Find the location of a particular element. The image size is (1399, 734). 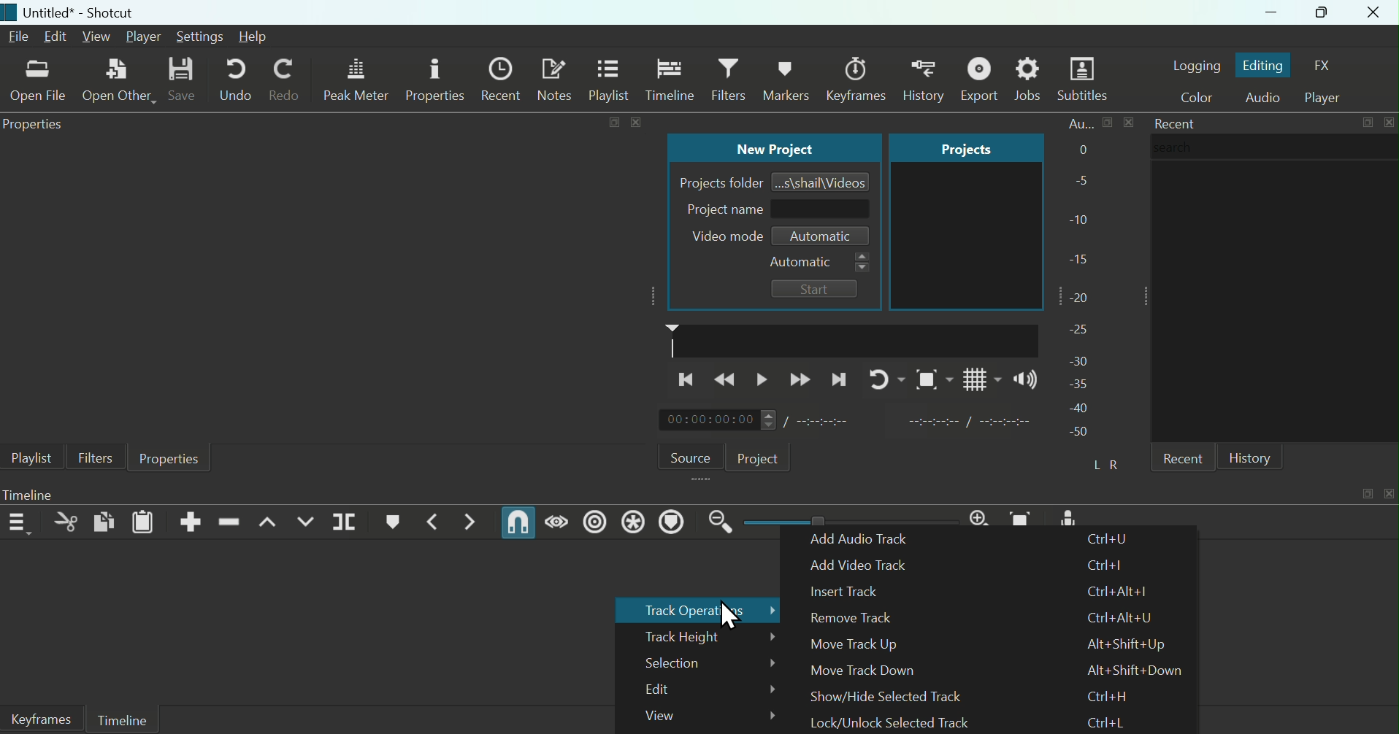

close is located at coordinates (1388, 494).